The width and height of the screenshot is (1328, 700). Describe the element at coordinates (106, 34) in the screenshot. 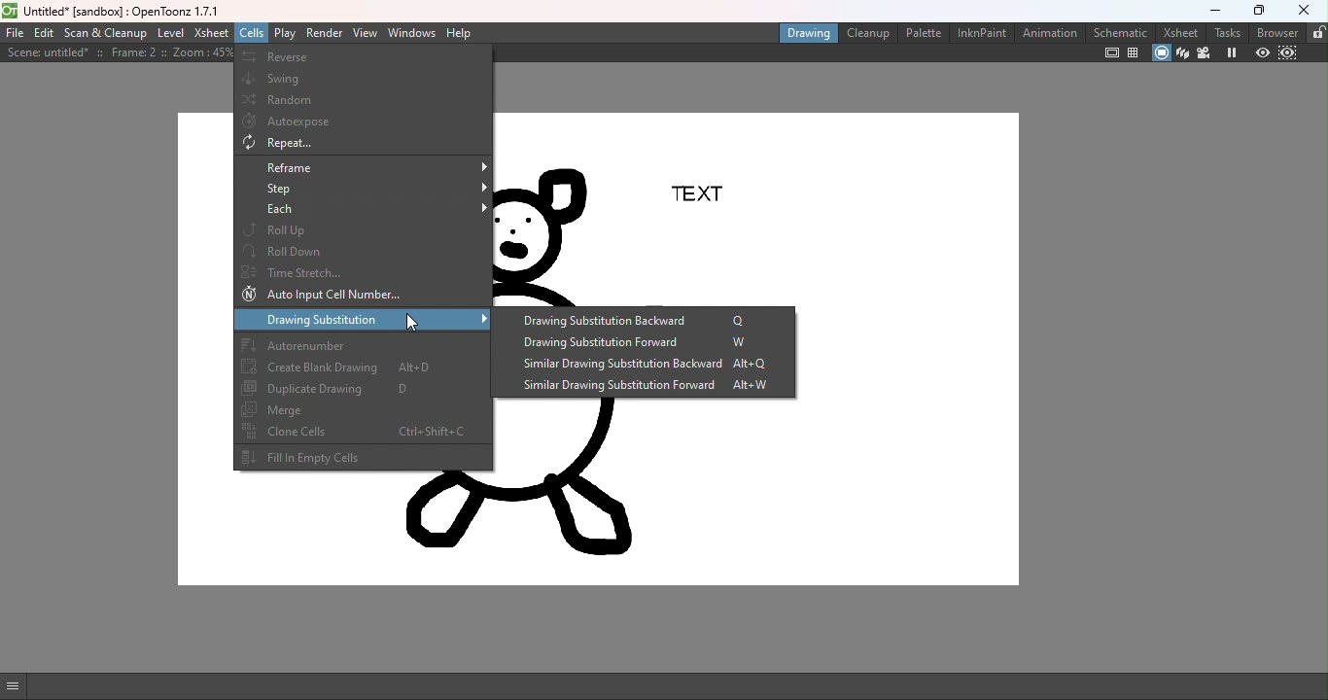

I see `Scan & Cleanup` at that location.